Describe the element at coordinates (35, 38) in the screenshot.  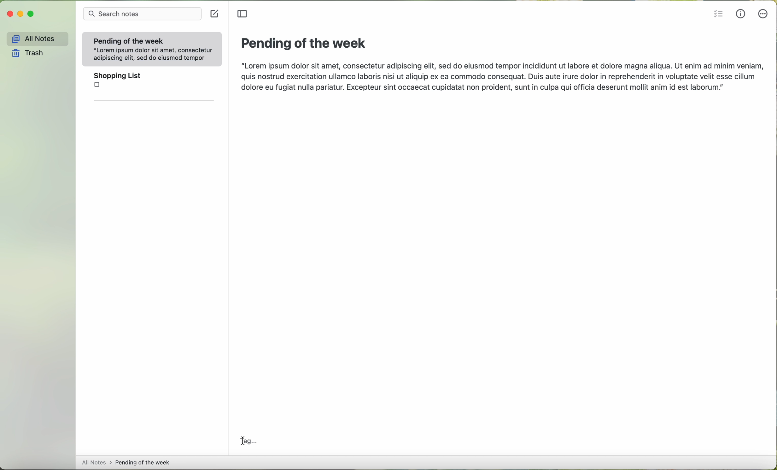
I see `all notes` at that location.